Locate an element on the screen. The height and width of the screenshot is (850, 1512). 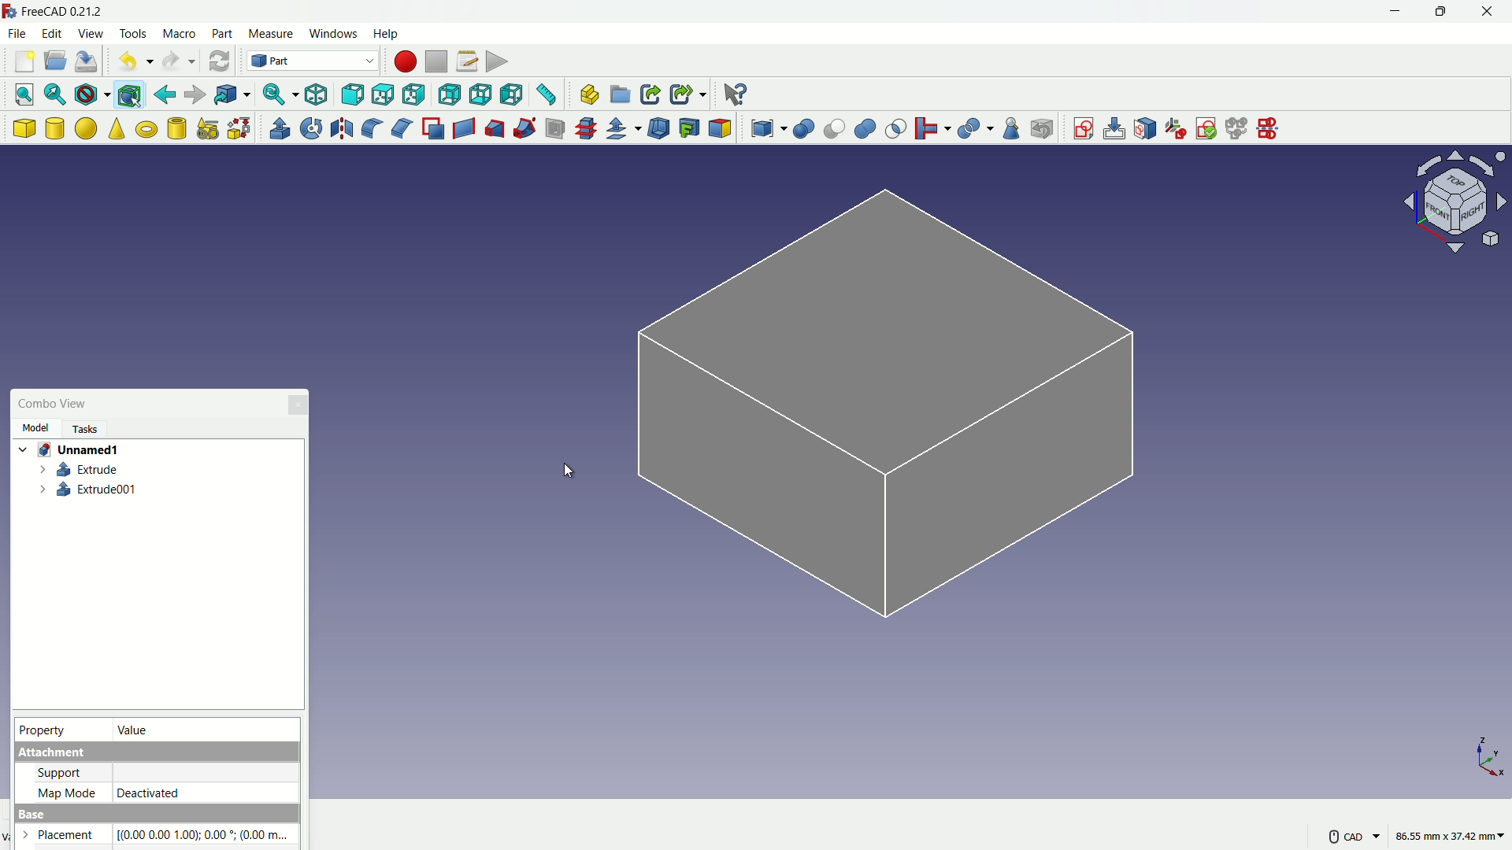
support is located at coordinates (59, 772).